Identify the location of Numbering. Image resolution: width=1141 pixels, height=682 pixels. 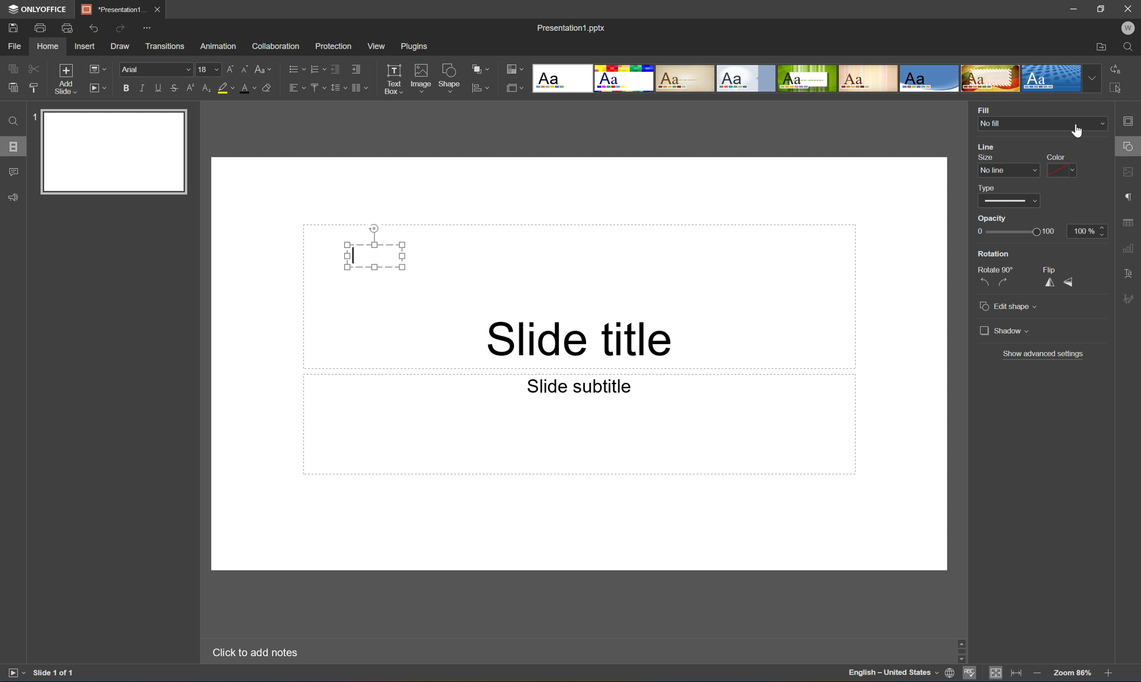
(317, 68).